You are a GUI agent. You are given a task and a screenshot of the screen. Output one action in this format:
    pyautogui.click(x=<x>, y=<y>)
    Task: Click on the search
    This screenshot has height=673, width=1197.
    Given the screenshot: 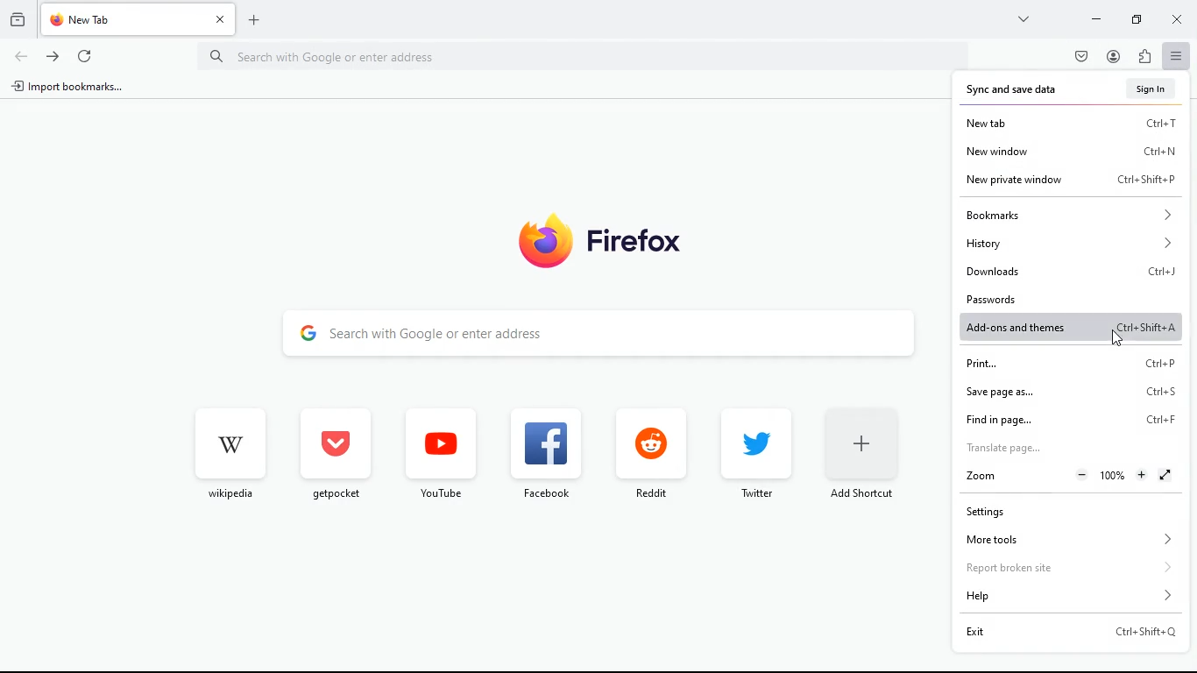 What is the action you would take?
    pyautogui.click(x=610, y=339)
    